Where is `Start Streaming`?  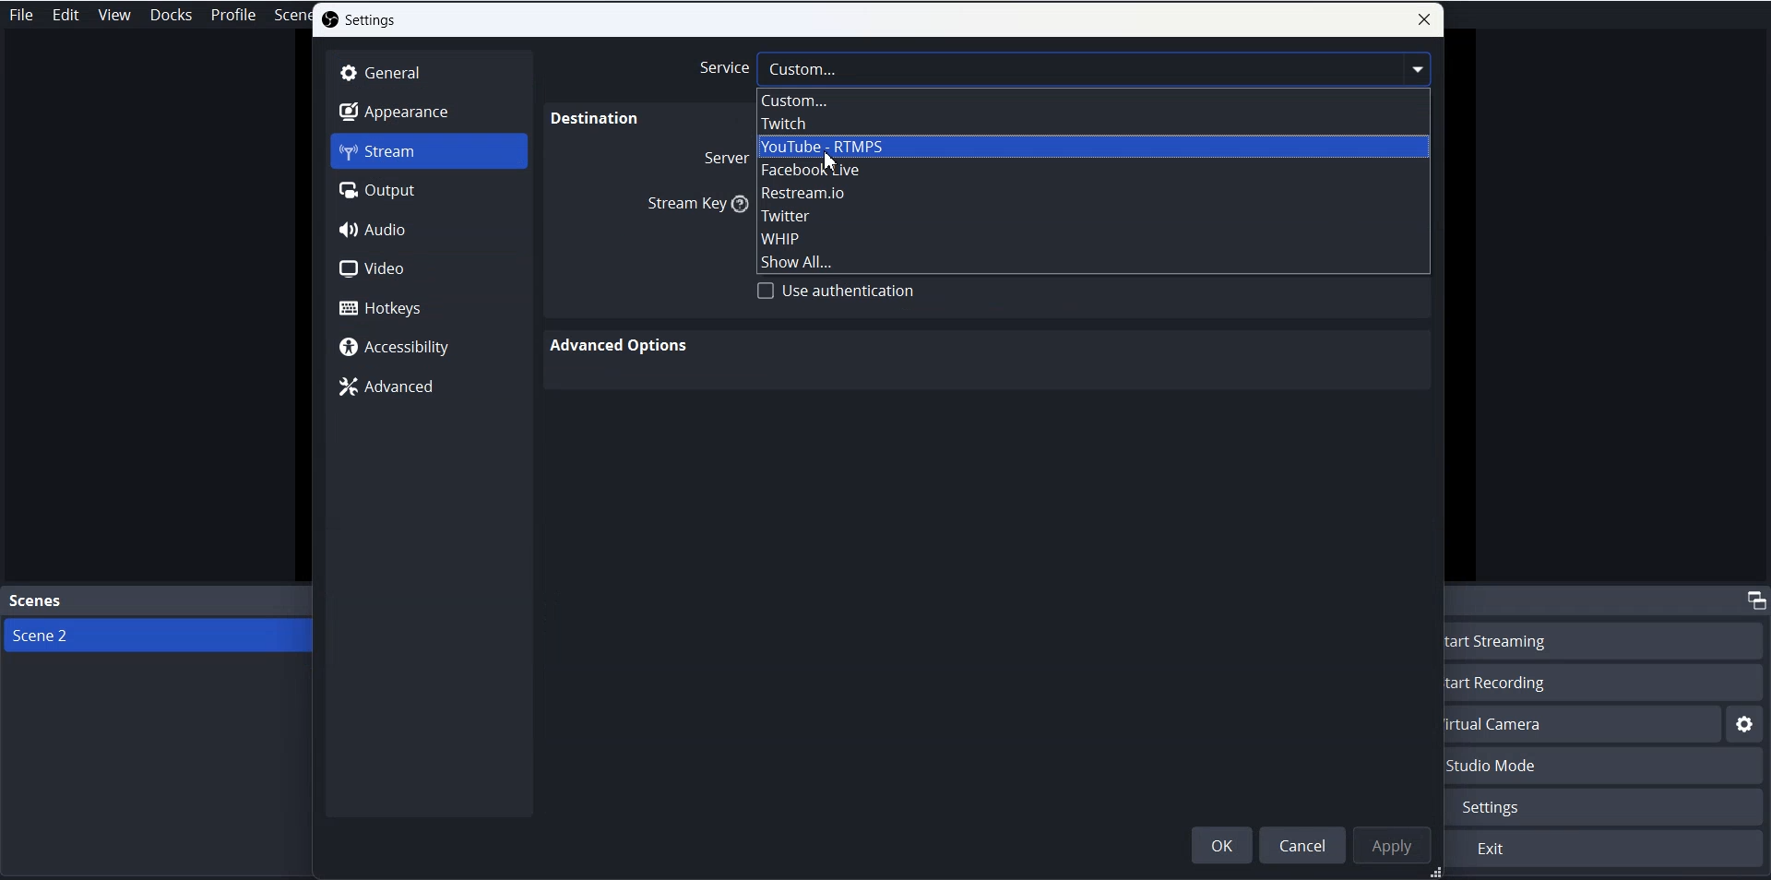
Start Streaming is located at coordinates (1609, 639).